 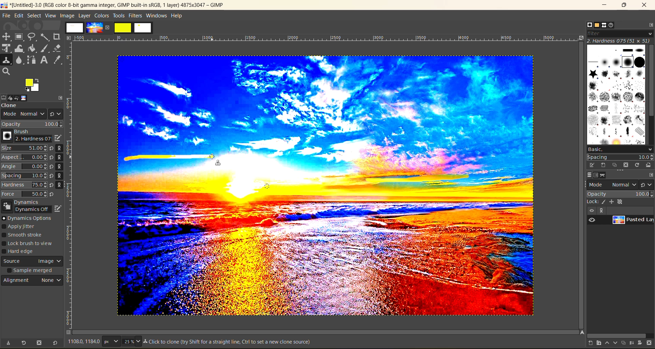 What do you see at coordinates (32, 262) in the screenshot?
I see `source` at bounding box center [32, 262].